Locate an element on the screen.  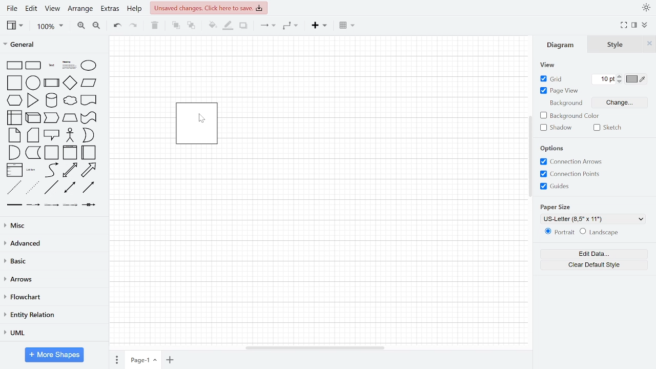
process is located at coordinates (52, 83).